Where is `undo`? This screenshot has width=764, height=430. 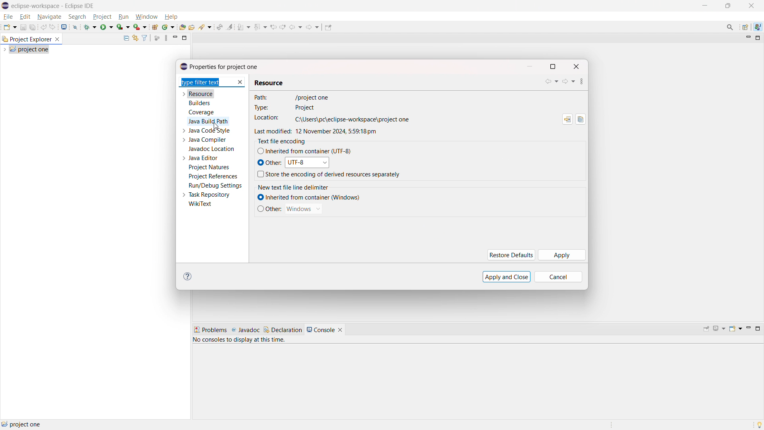 undo is located at coordinates (43, 27).